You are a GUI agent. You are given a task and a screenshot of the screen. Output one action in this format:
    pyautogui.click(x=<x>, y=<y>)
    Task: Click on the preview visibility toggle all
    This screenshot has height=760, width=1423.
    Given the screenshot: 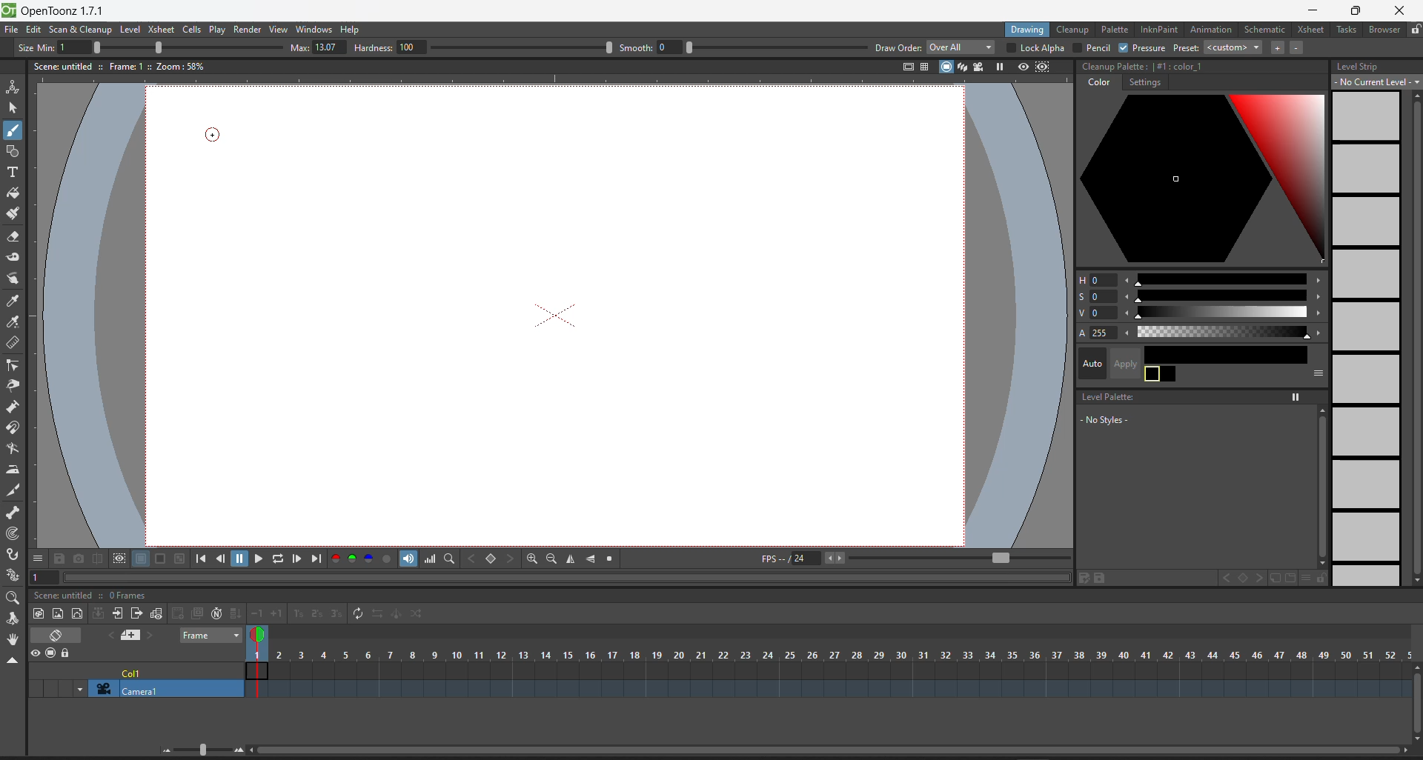 What is the action you would take?
    pyautogui.click(x=33, y=651)
    